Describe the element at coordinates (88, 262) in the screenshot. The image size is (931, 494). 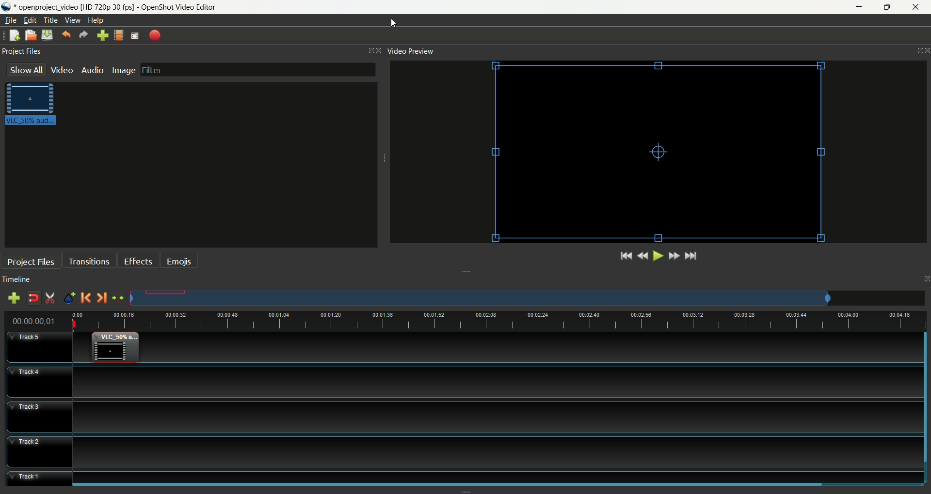
I see `transitions` at that location.